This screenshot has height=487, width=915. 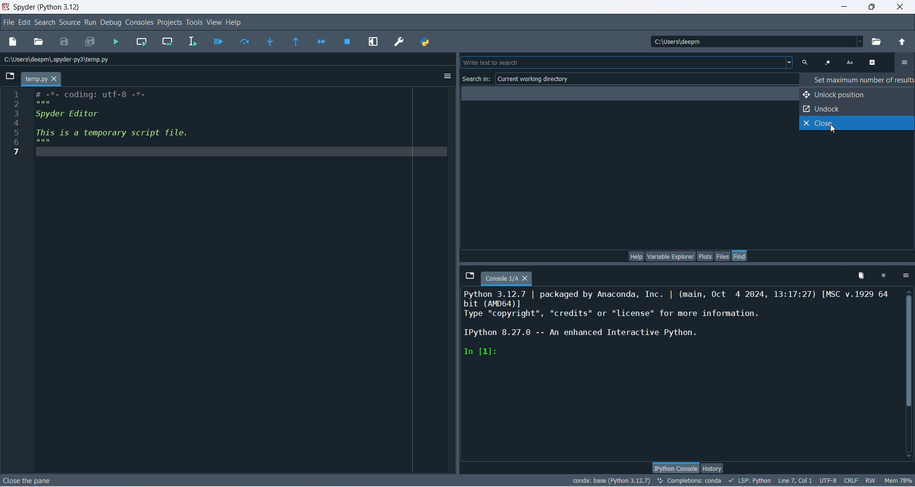 What do you see at coordinates (855, 123) in the screenshot?
I see `close` at bounding box center [855, 123].